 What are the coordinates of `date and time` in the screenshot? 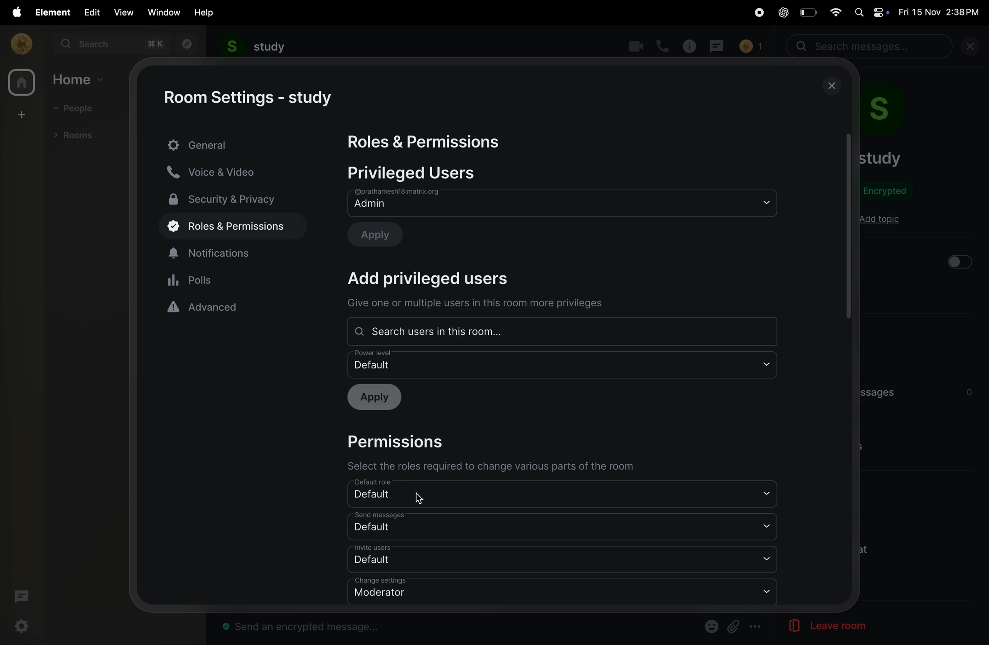 It's located at (942, 12).